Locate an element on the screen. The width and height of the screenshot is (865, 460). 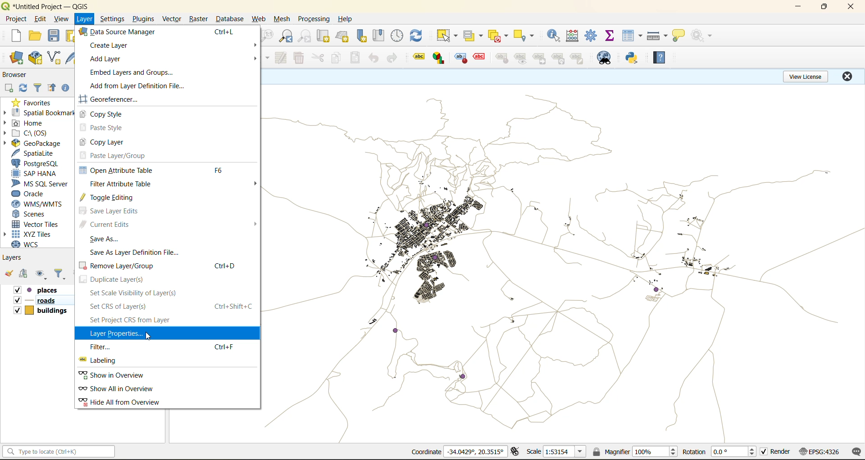
data source manager is located at coordinates (118, 32).